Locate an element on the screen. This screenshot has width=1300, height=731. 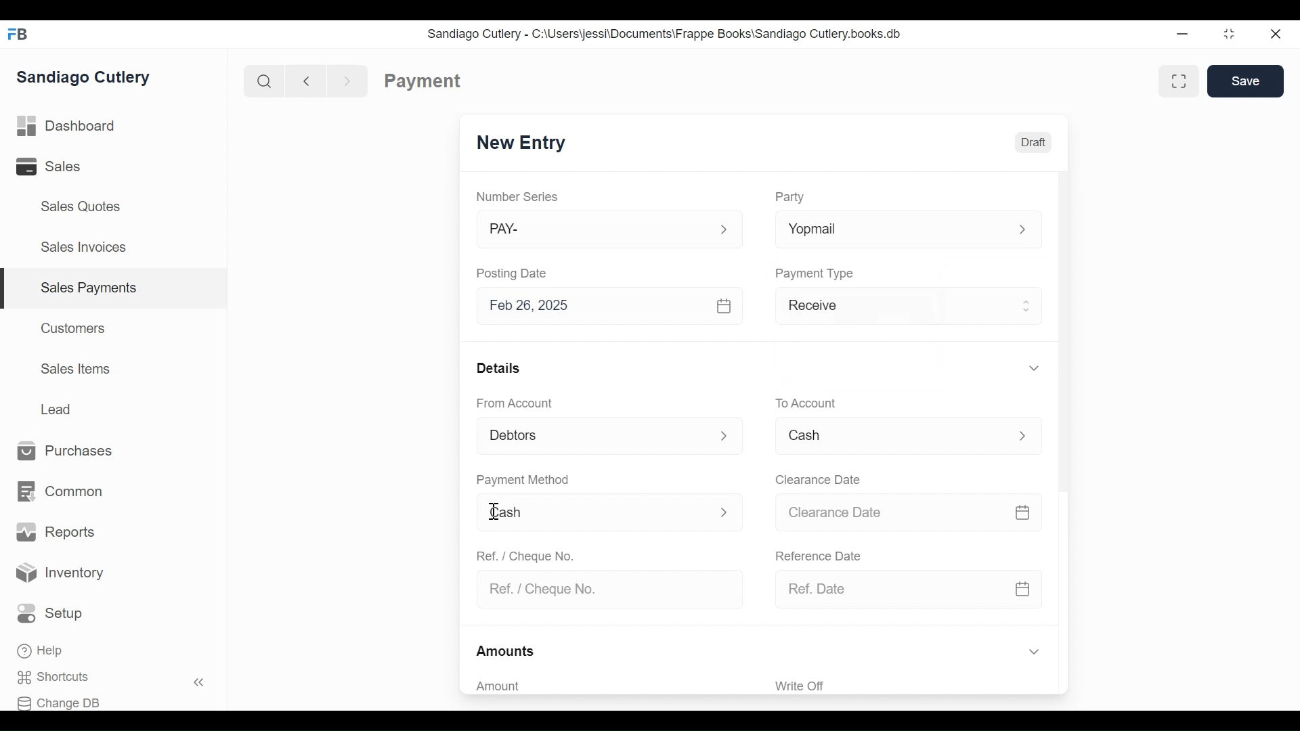
Reports is located at coordinates (56, 532).